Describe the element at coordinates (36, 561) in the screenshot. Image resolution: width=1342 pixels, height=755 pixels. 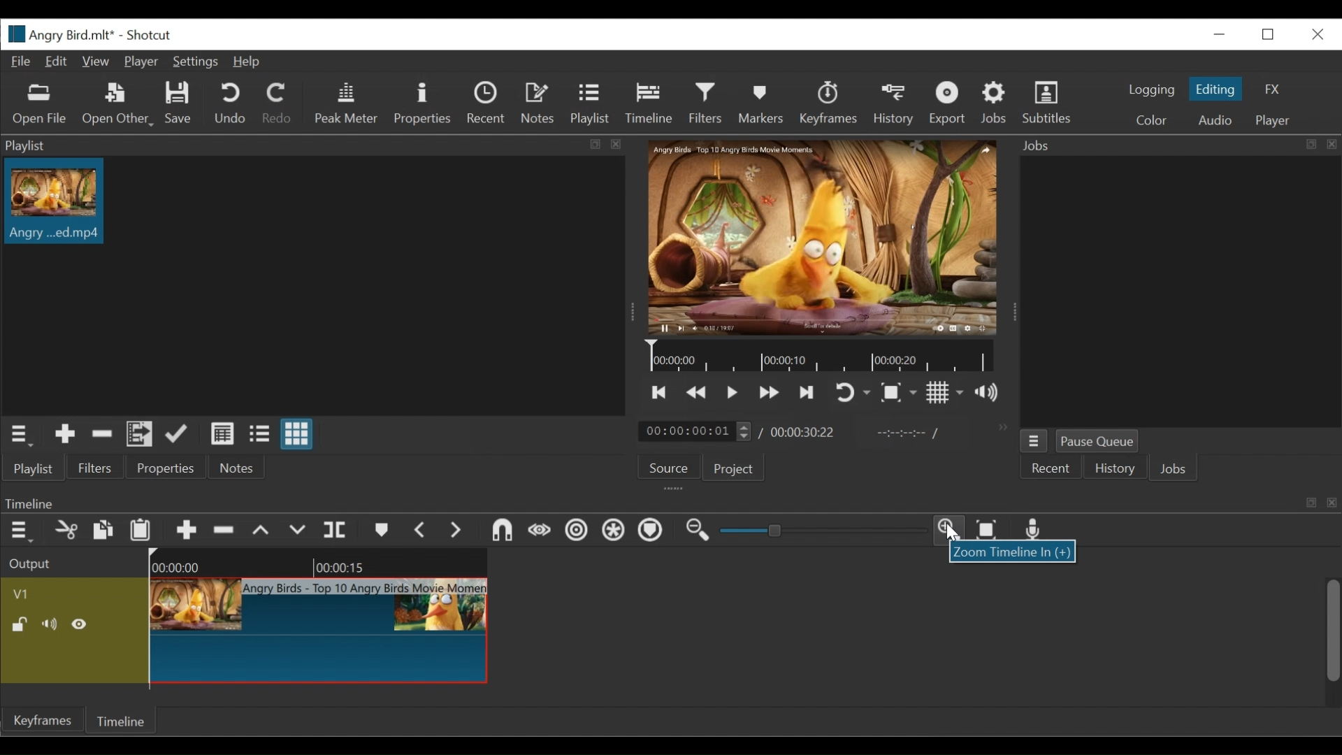
I see `Output` at that location.